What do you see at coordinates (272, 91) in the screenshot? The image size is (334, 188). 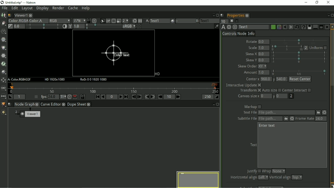 I see `Auto size` at bounding box center [272, 91].